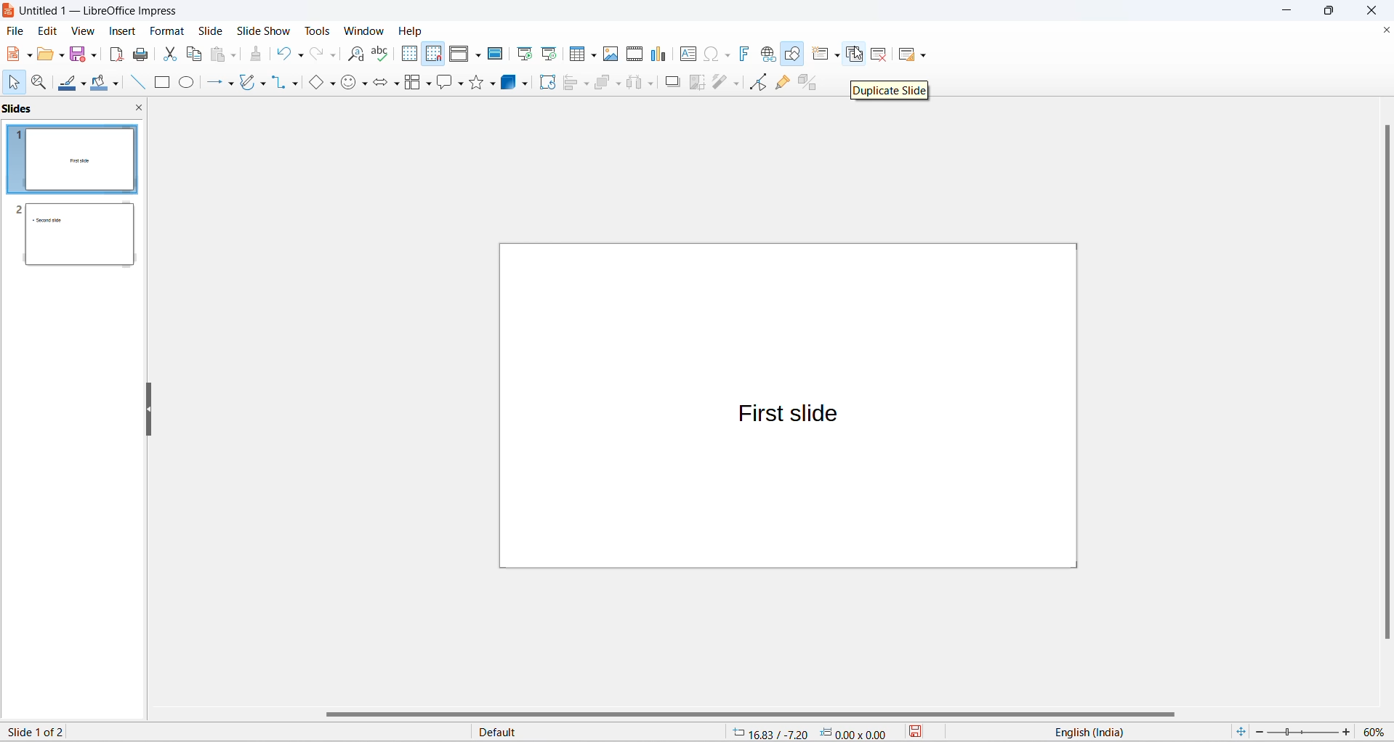 This screenshot has height=742, width=1394. What do you see at coordinates (1288, 11) in the screenshot?
I see `minimize` at bounding box center [1288, 11].